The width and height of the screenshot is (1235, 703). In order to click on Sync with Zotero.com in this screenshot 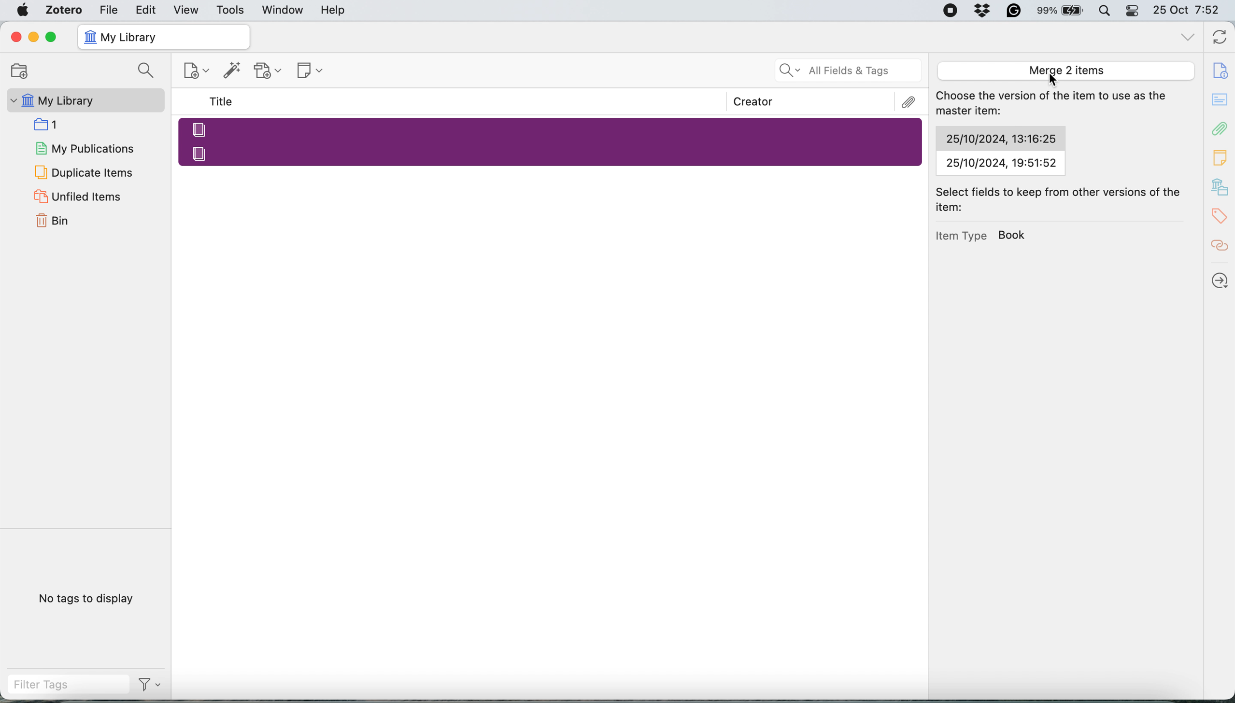, I will do `click(1221, 39)`.